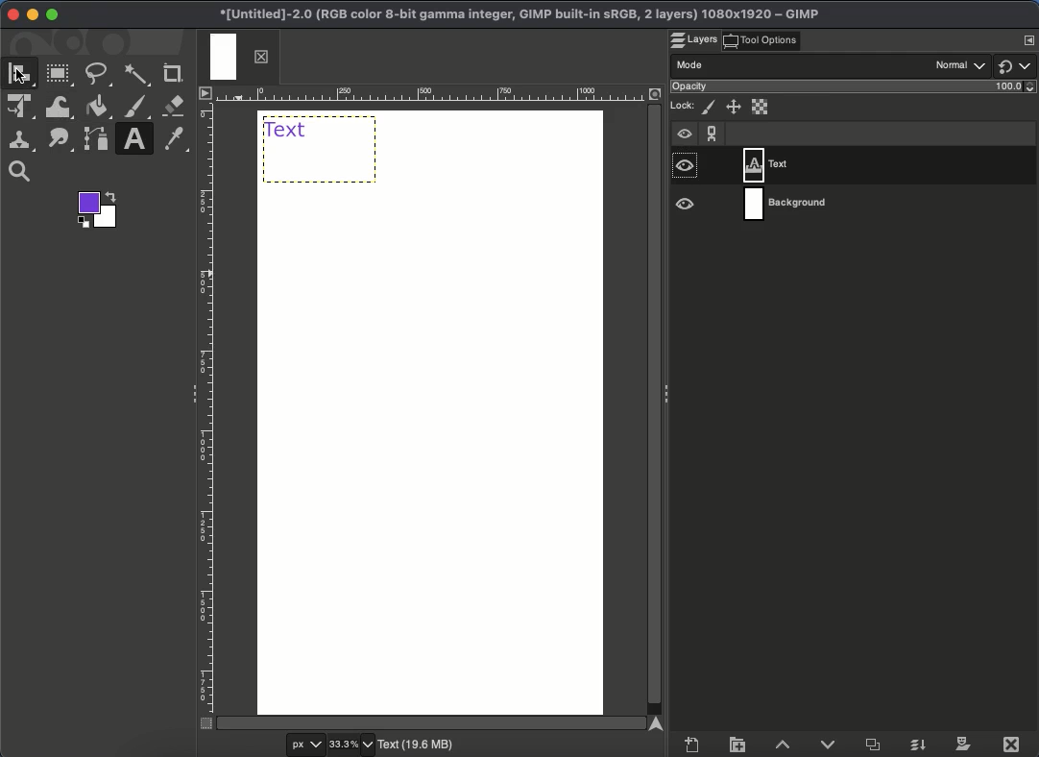  I want to click on Path, so click(95, 141).